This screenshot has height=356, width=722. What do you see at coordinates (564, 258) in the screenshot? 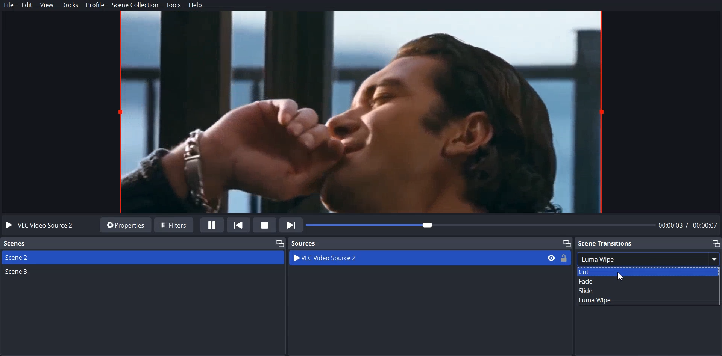
I see `Lock` at bounding box center [564, 258].